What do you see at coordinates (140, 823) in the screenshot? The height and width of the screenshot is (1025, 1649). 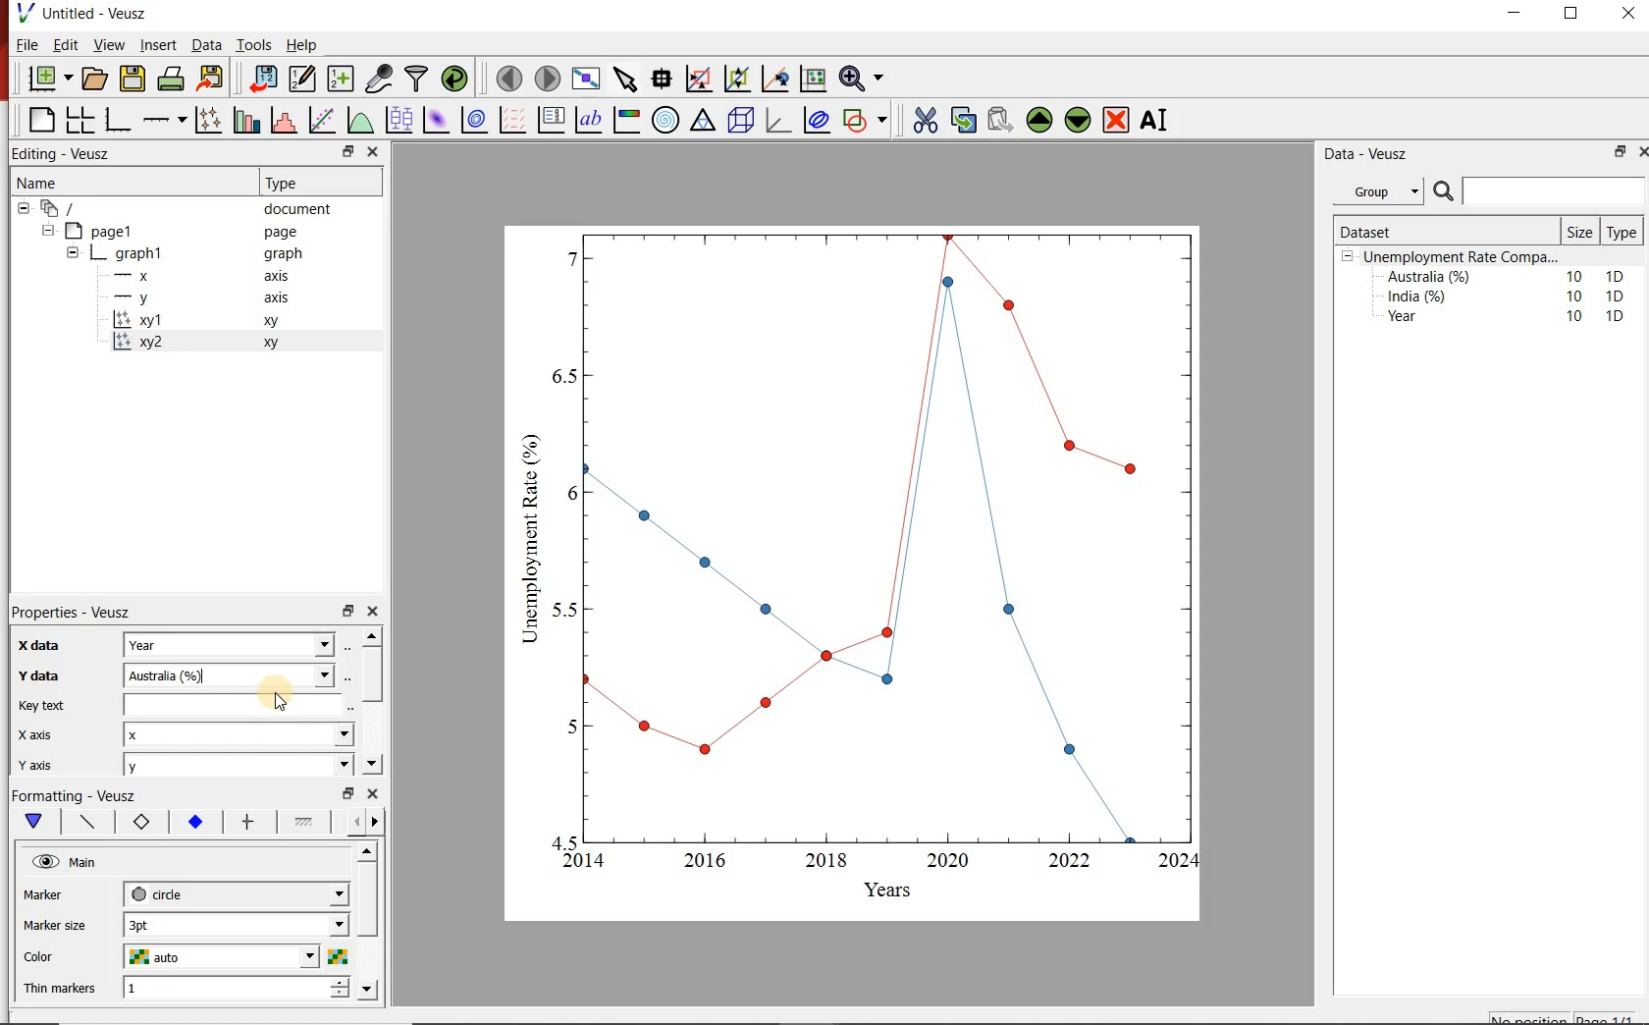 I see `marker border` at bounding box center [140, 823].